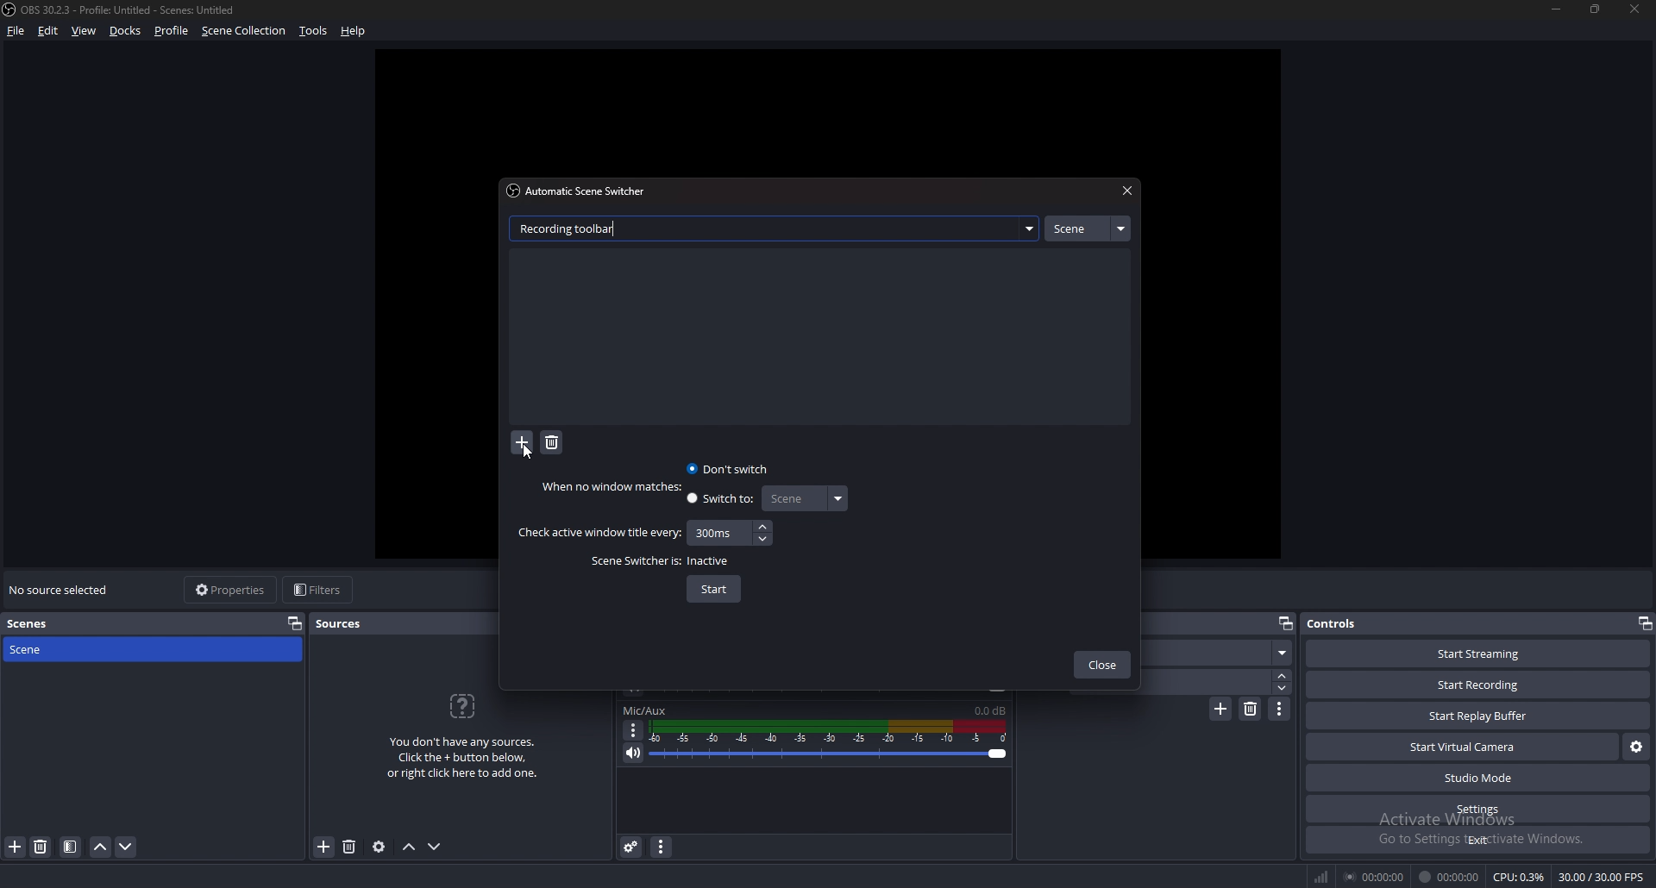 The height and width of the screenshot is (888, 1656). Describe the element at coordinates (347, 623) in the screenshot. I see `sources` at that location.